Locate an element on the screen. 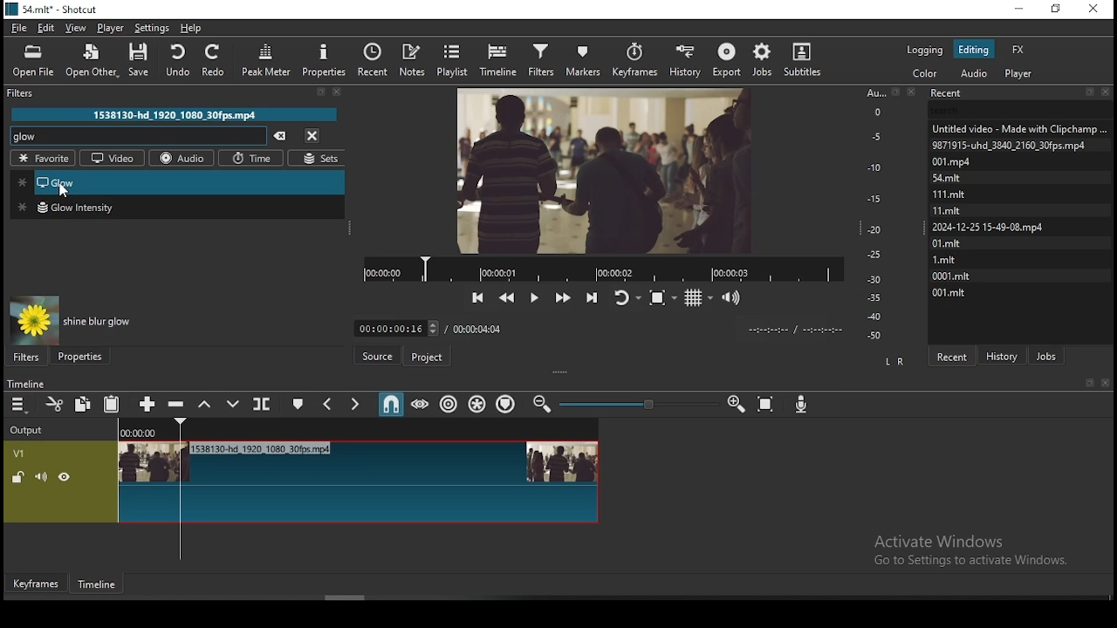  sets is located at coordinates (317, 159).